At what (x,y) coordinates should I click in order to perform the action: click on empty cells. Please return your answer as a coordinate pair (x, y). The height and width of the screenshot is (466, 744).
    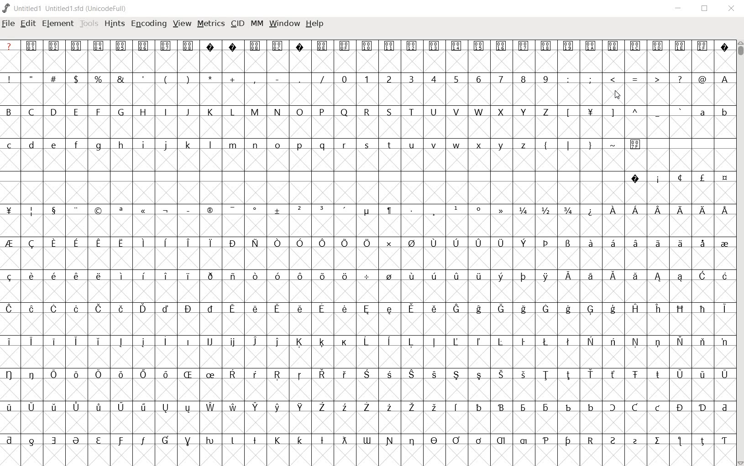
    Looking at the image, I should click on (367, 324).